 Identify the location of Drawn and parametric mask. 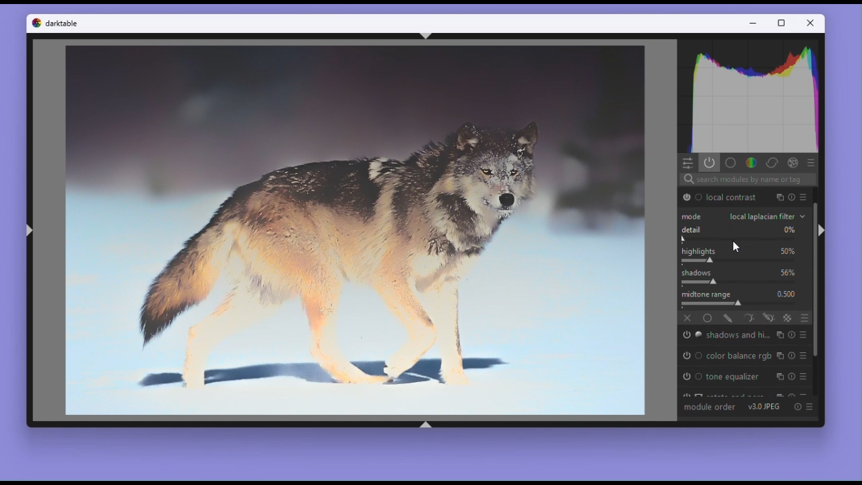
(770, 318).